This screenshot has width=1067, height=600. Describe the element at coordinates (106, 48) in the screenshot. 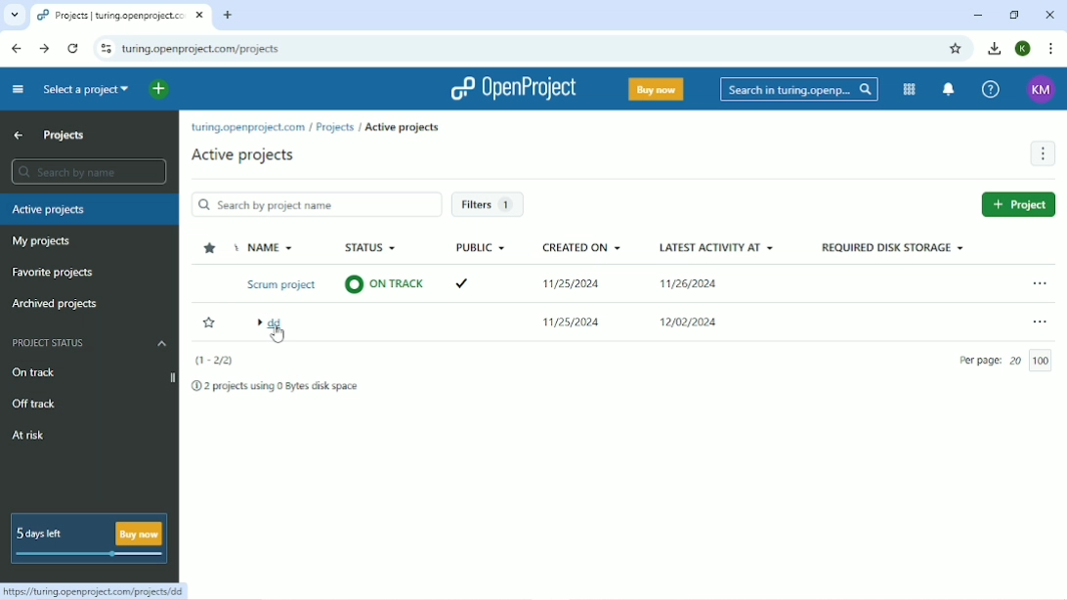

I see `View site information` at that location.